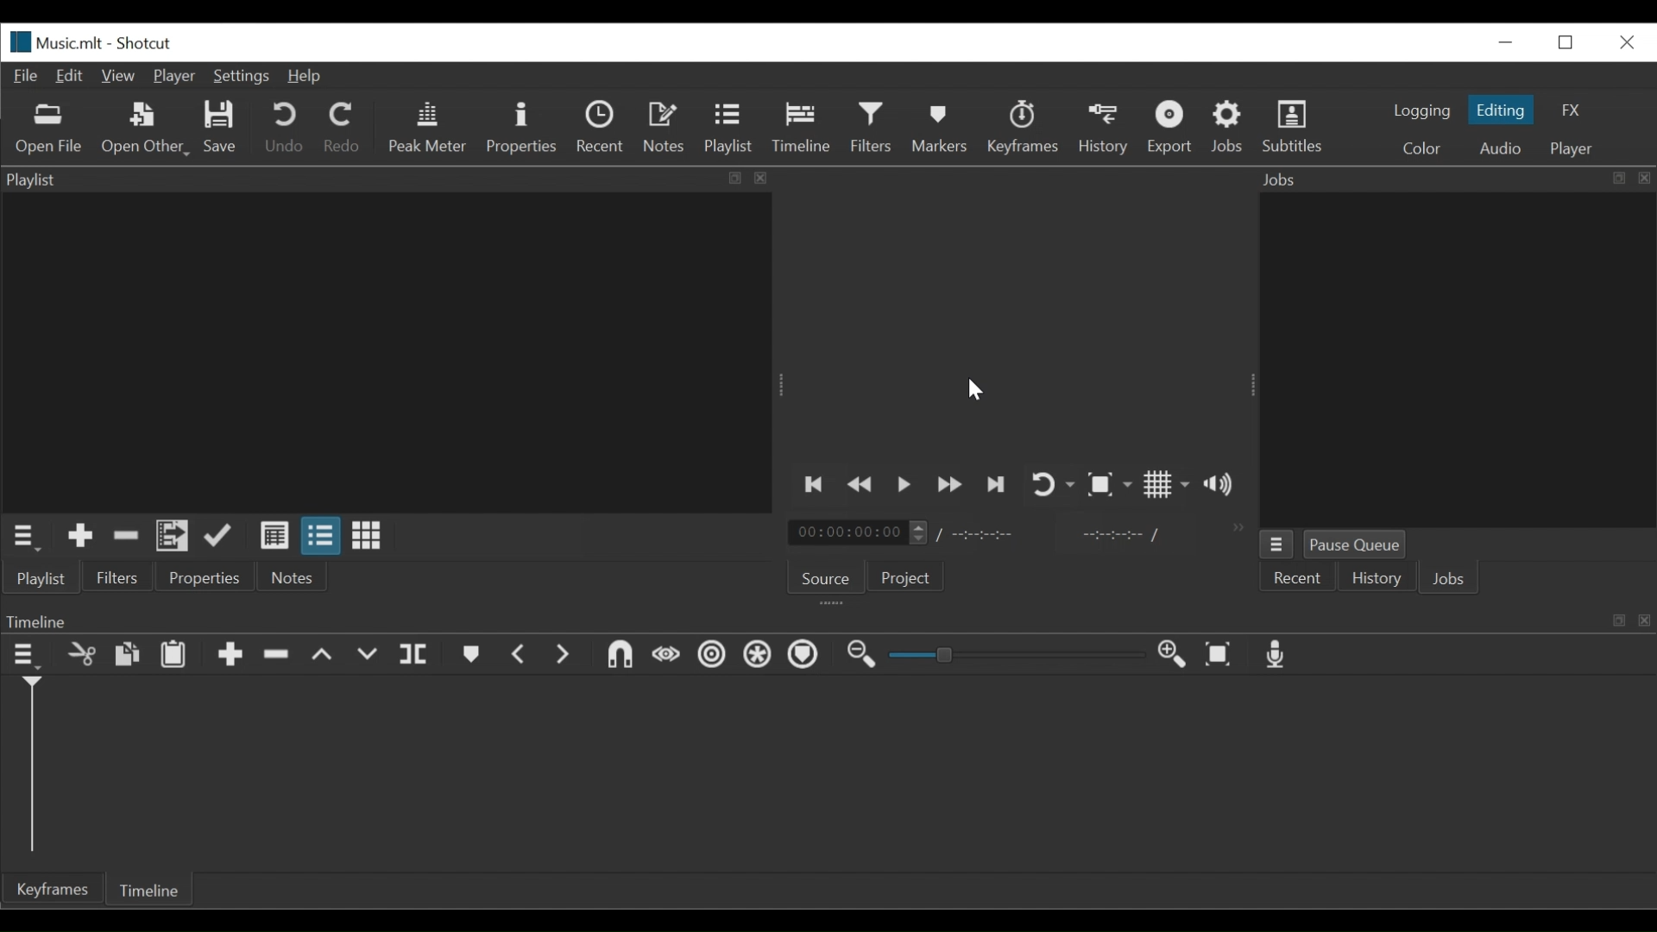 This screenshot has width=1657, height=932. Describe the element at coordinates (1501, 148) in the screenshot. I see `Audio` at that location.